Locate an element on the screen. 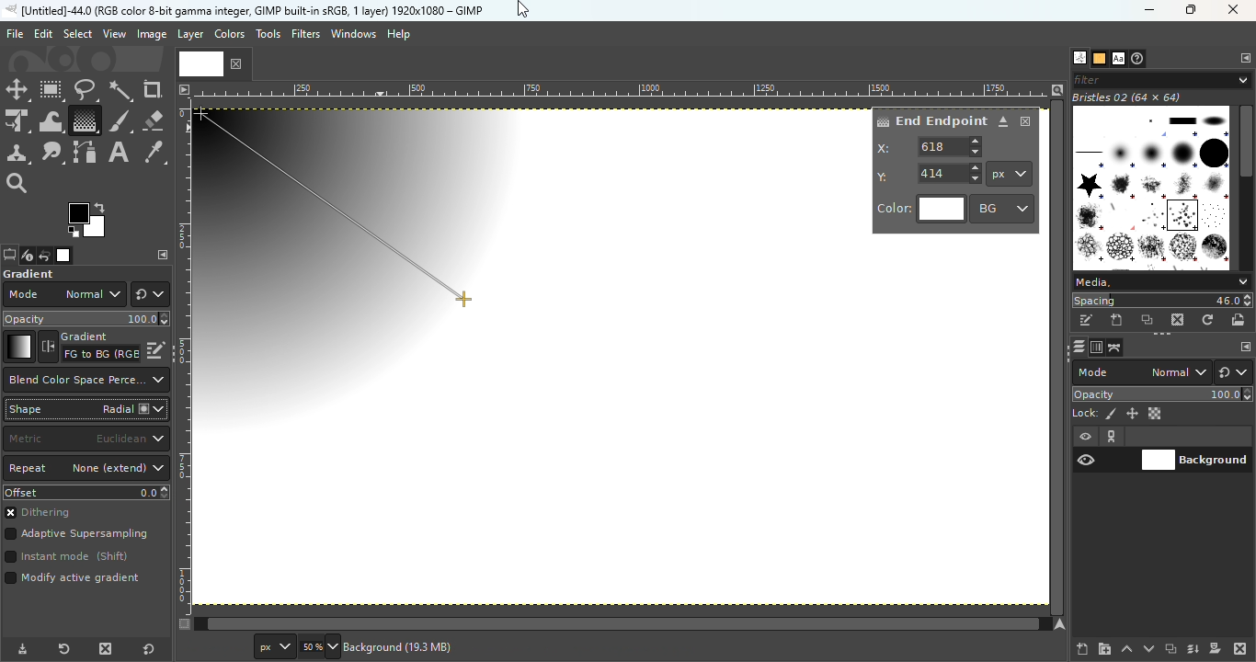 The image size is (1256, 662). Tools is located at coordinates (270, 39).